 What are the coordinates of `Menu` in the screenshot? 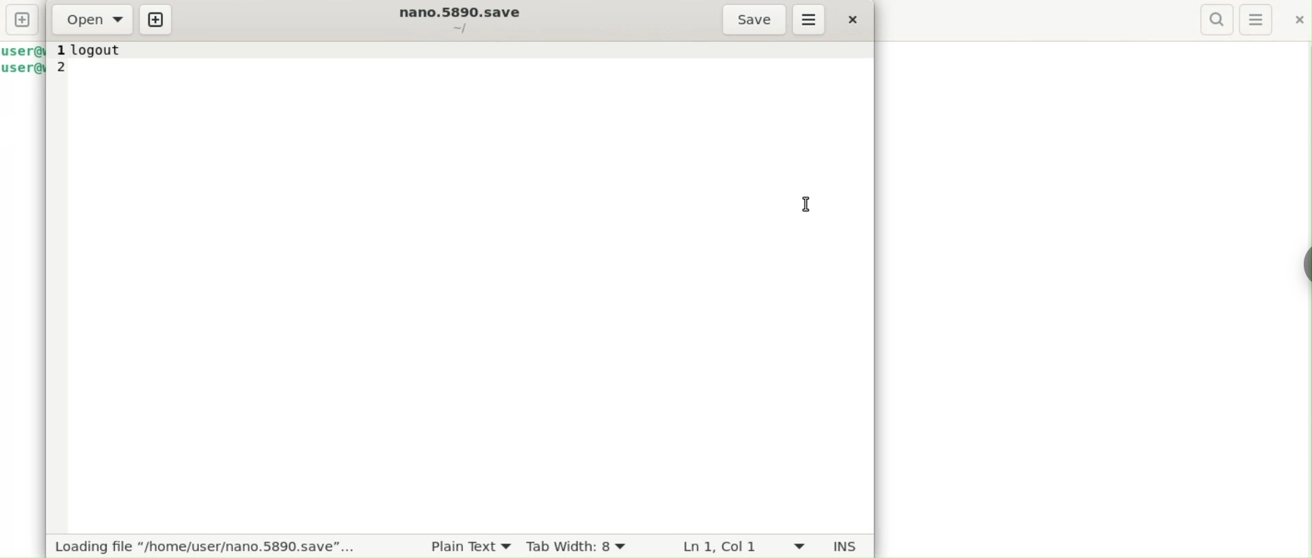 It's located at (811, 20).